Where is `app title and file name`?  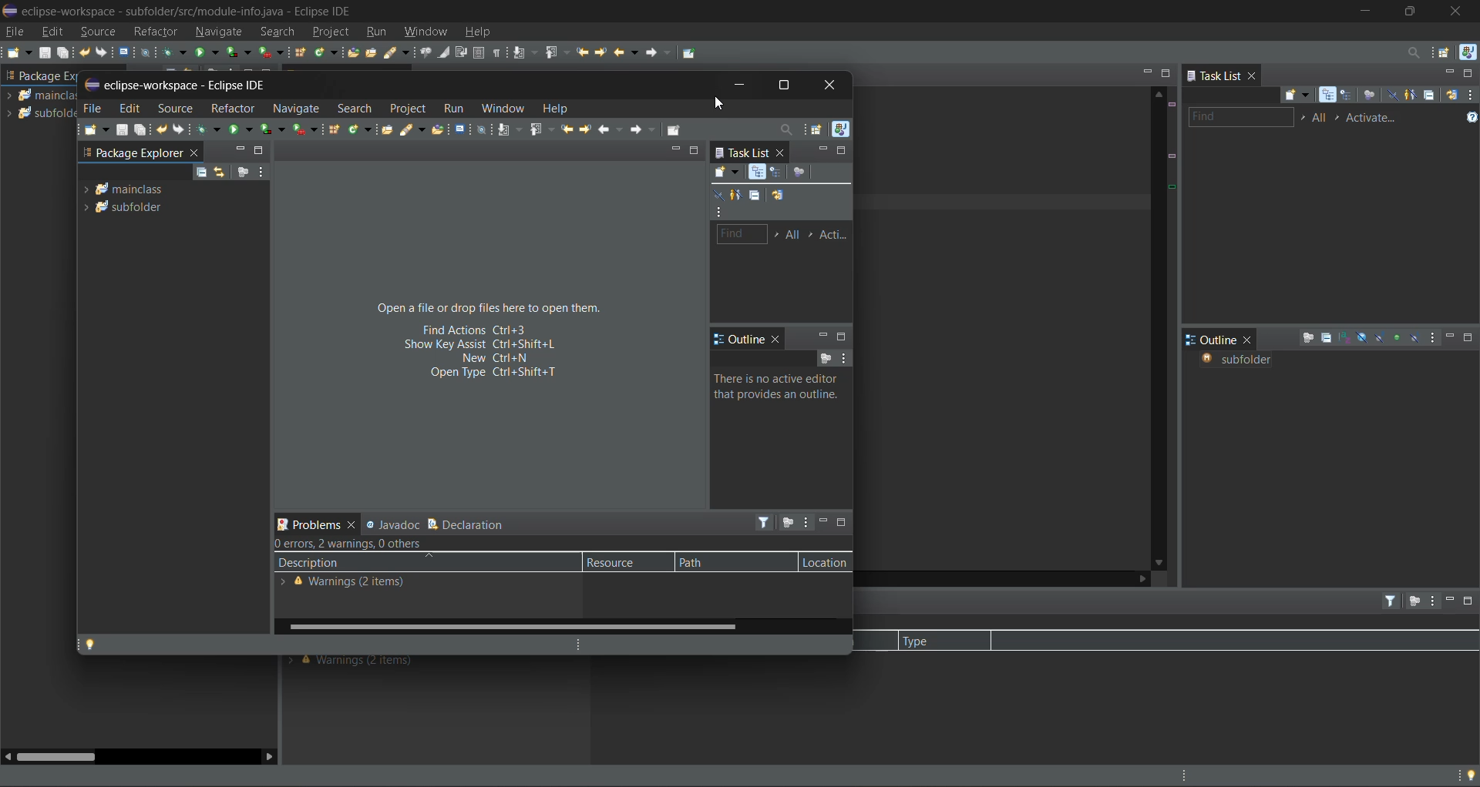
app title and file name is located at coordinates (190, 12).